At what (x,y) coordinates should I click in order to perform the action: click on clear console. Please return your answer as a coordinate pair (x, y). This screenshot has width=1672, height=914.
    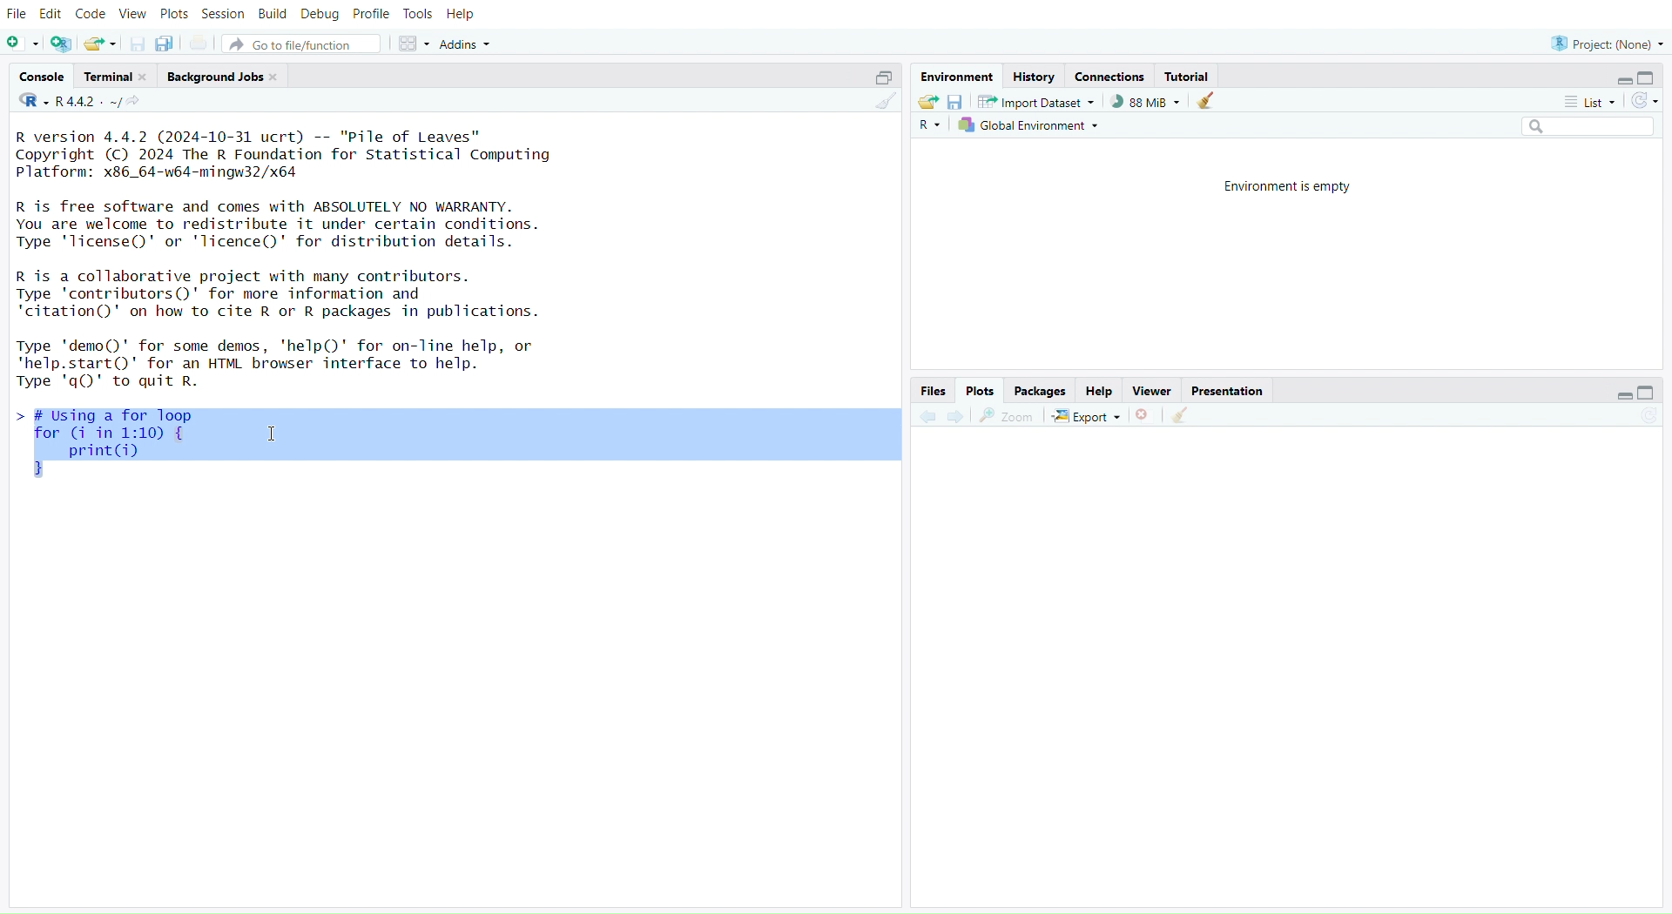
    Looking at the image, I should click on (881, 103).